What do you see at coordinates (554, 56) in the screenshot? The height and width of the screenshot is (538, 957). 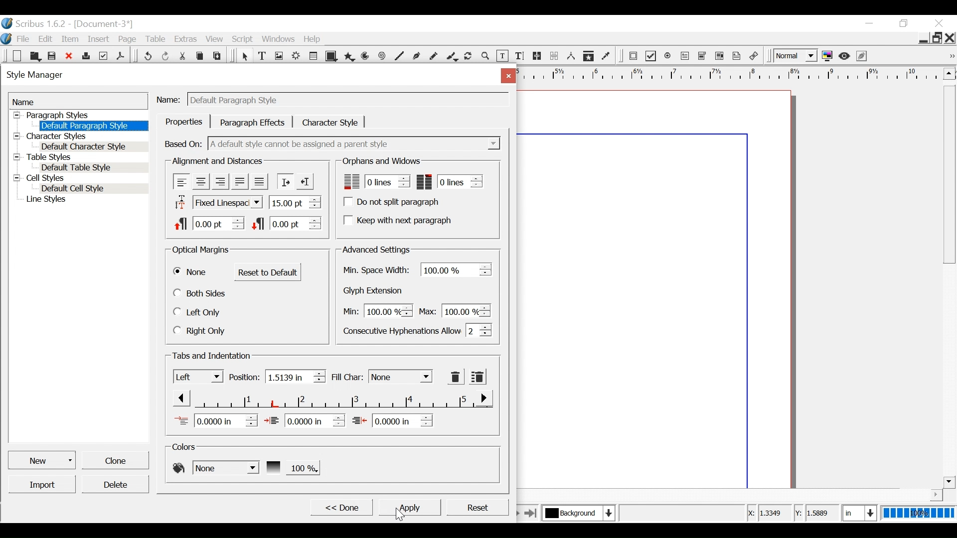 I see `Unlink text frames` at bounding box center [554, 56].